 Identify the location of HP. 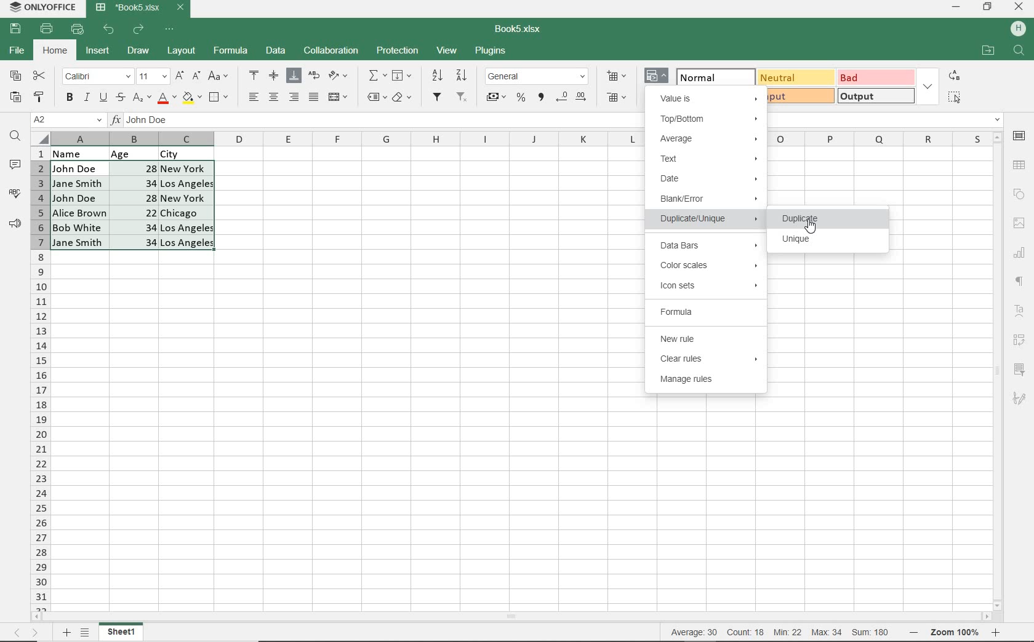
(1018, 30).